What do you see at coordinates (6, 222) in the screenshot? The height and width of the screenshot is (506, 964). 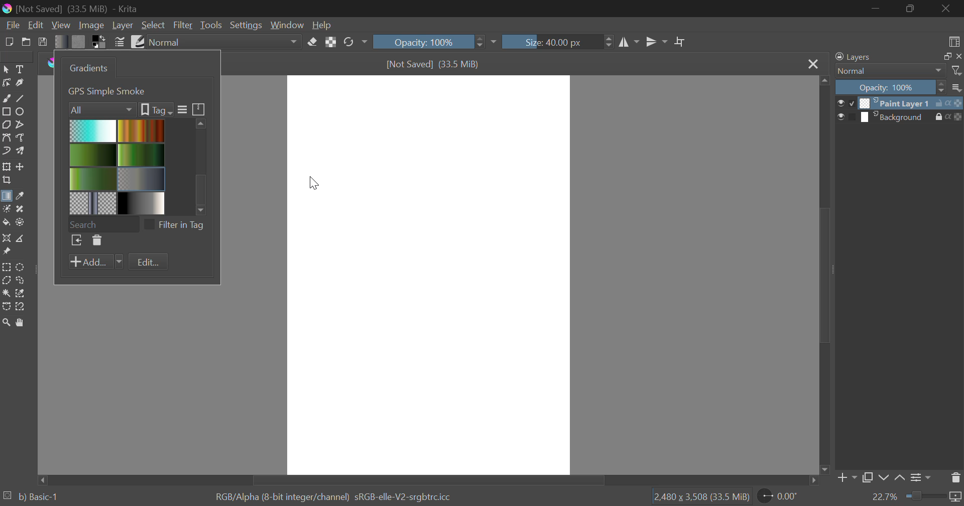 I see `Fill` at bounding box center [6, 222].